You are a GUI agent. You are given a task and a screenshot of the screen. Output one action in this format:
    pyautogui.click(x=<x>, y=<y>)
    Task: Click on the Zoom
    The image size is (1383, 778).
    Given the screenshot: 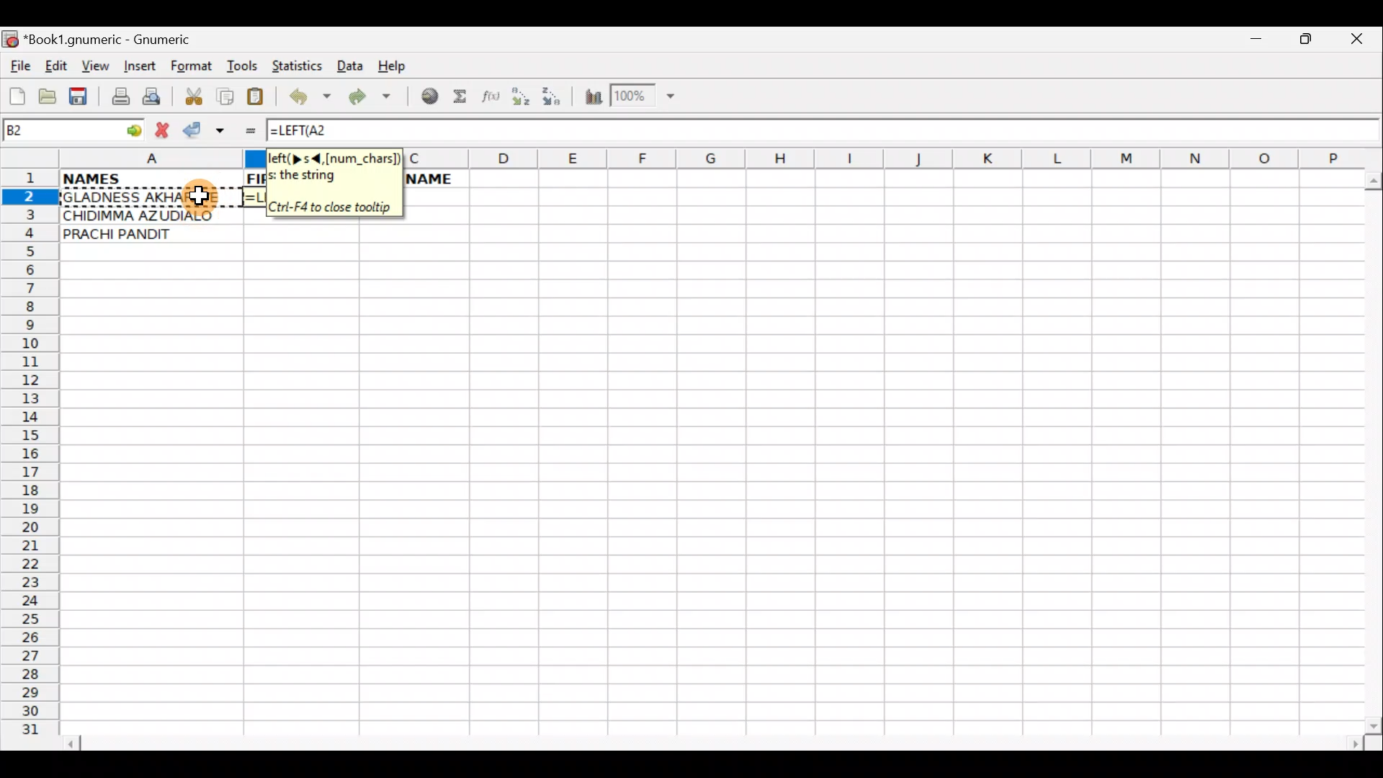 What is the action you would take?
    pyautogui.click(x=645, y=98)
    